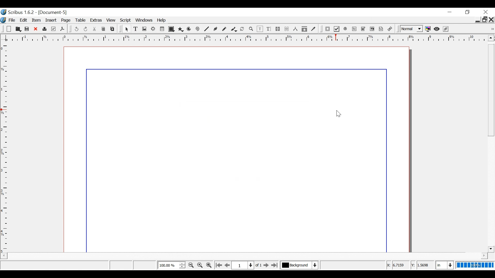 This screenshot has height=278, width=495. What do you see at coordinates (228, 265) in the screenshot?
I see `Go to the previous page` at bounding box center [228, 265].